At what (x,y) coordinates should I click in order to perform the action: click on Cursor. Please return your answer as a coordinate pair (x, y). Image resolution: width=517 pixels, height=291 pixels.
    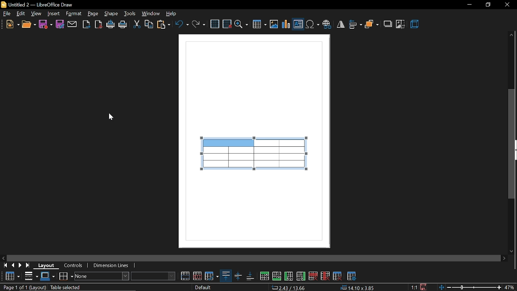
    Looking at the image, I should click on (113, 119).